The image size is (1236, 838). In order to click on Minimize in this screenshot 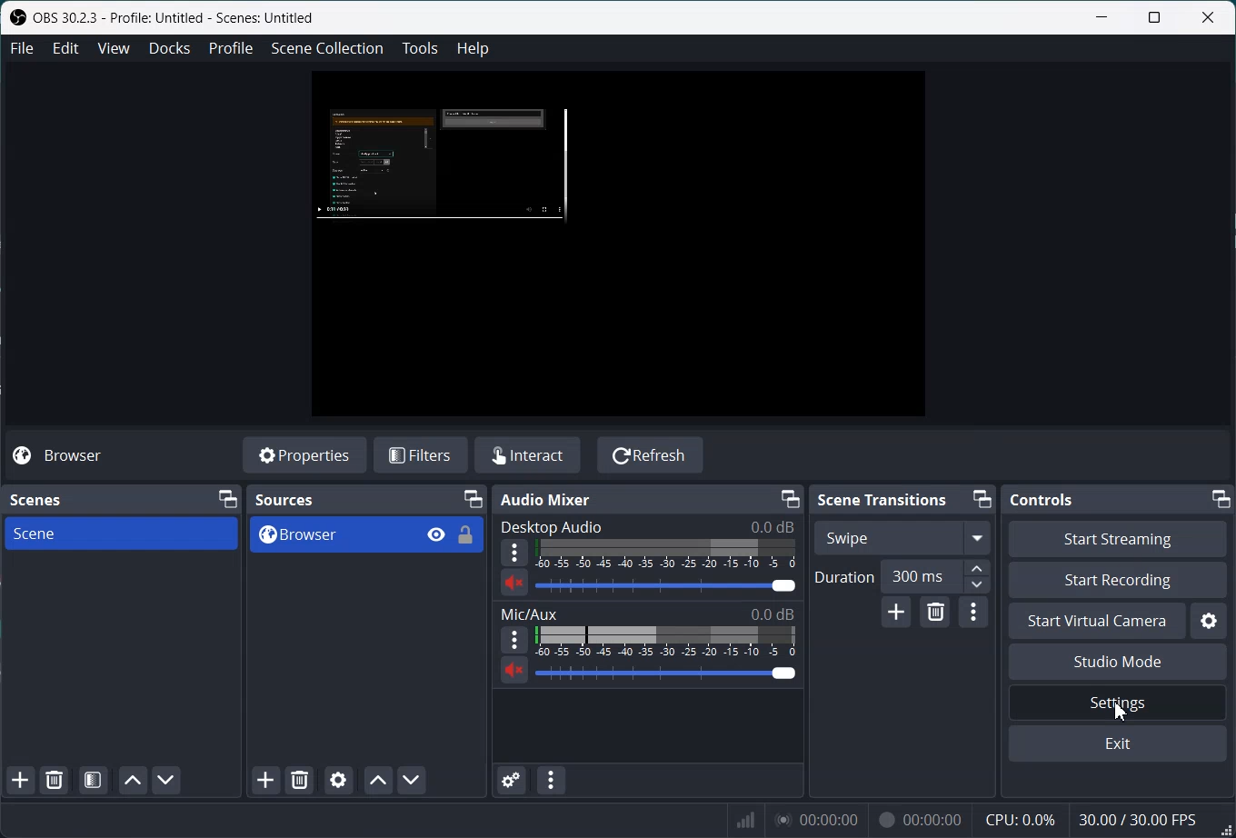, I will do `click(983, 500)`.